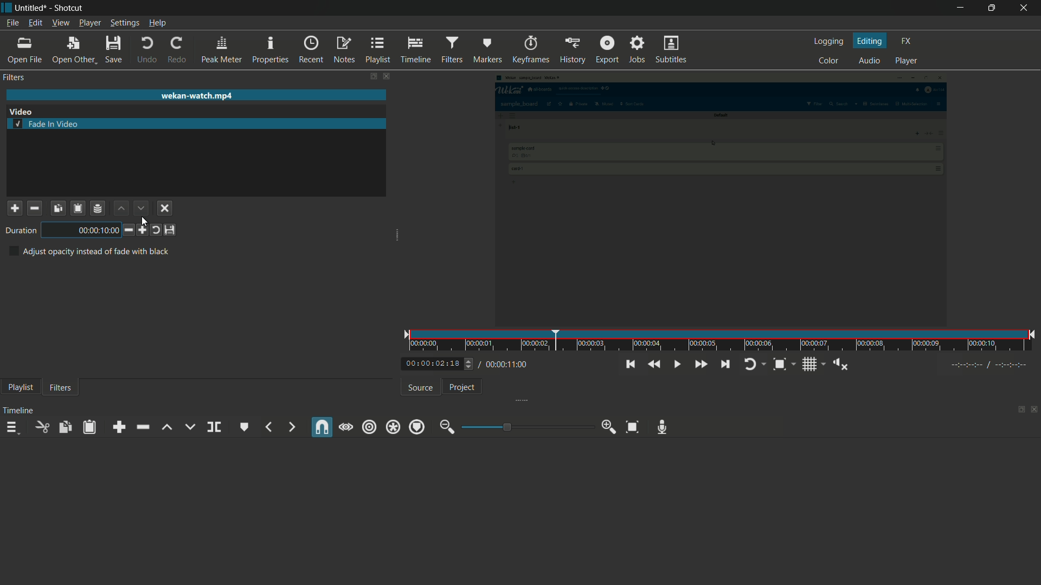  What do you see at coordinates (125, 23) in the screenshot?
I see `settings menu` at bounding box center [125, 23].